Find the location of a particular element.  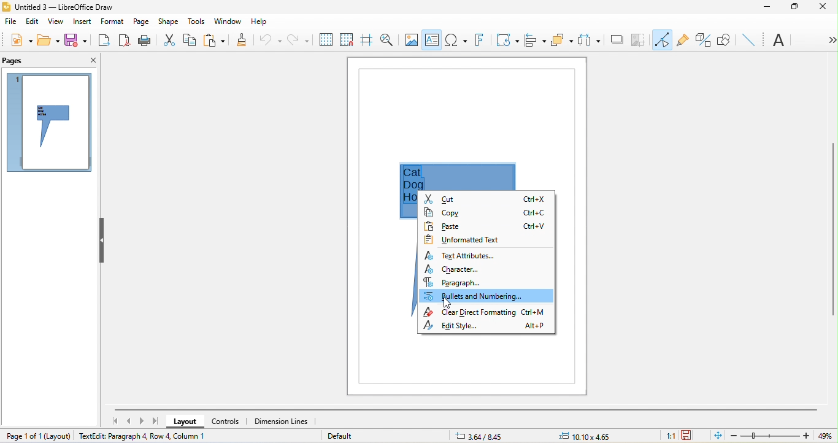

undo is located at coordinates (269, 39).